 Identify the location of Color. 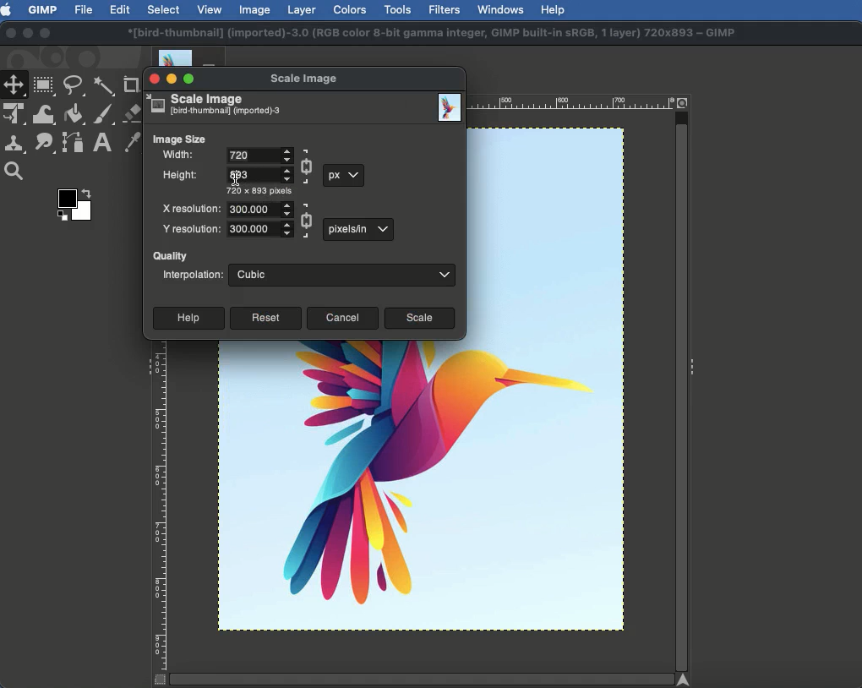
(71, 202).